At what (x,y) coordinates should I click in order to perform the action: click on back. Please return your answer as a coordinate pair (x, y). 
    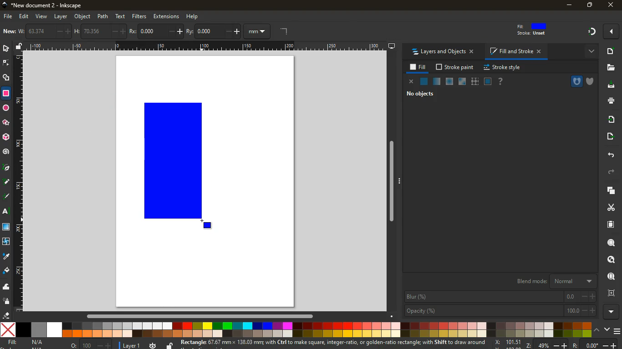
    Looking at the image, I should click on (610, 154).